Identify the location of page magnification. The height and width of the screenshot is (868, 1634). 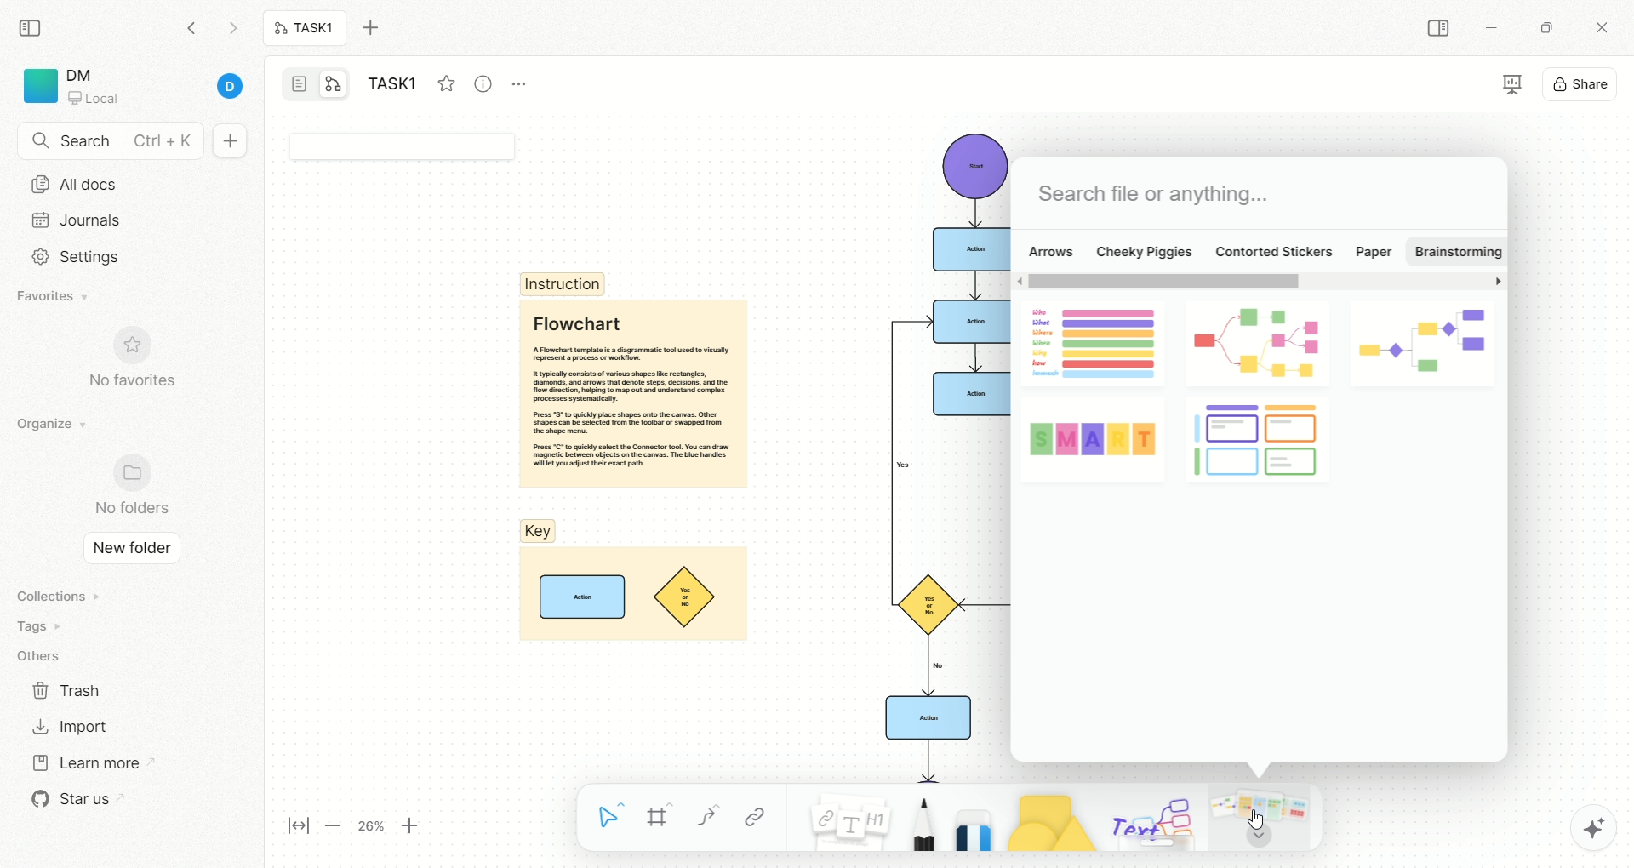
(359, 828).